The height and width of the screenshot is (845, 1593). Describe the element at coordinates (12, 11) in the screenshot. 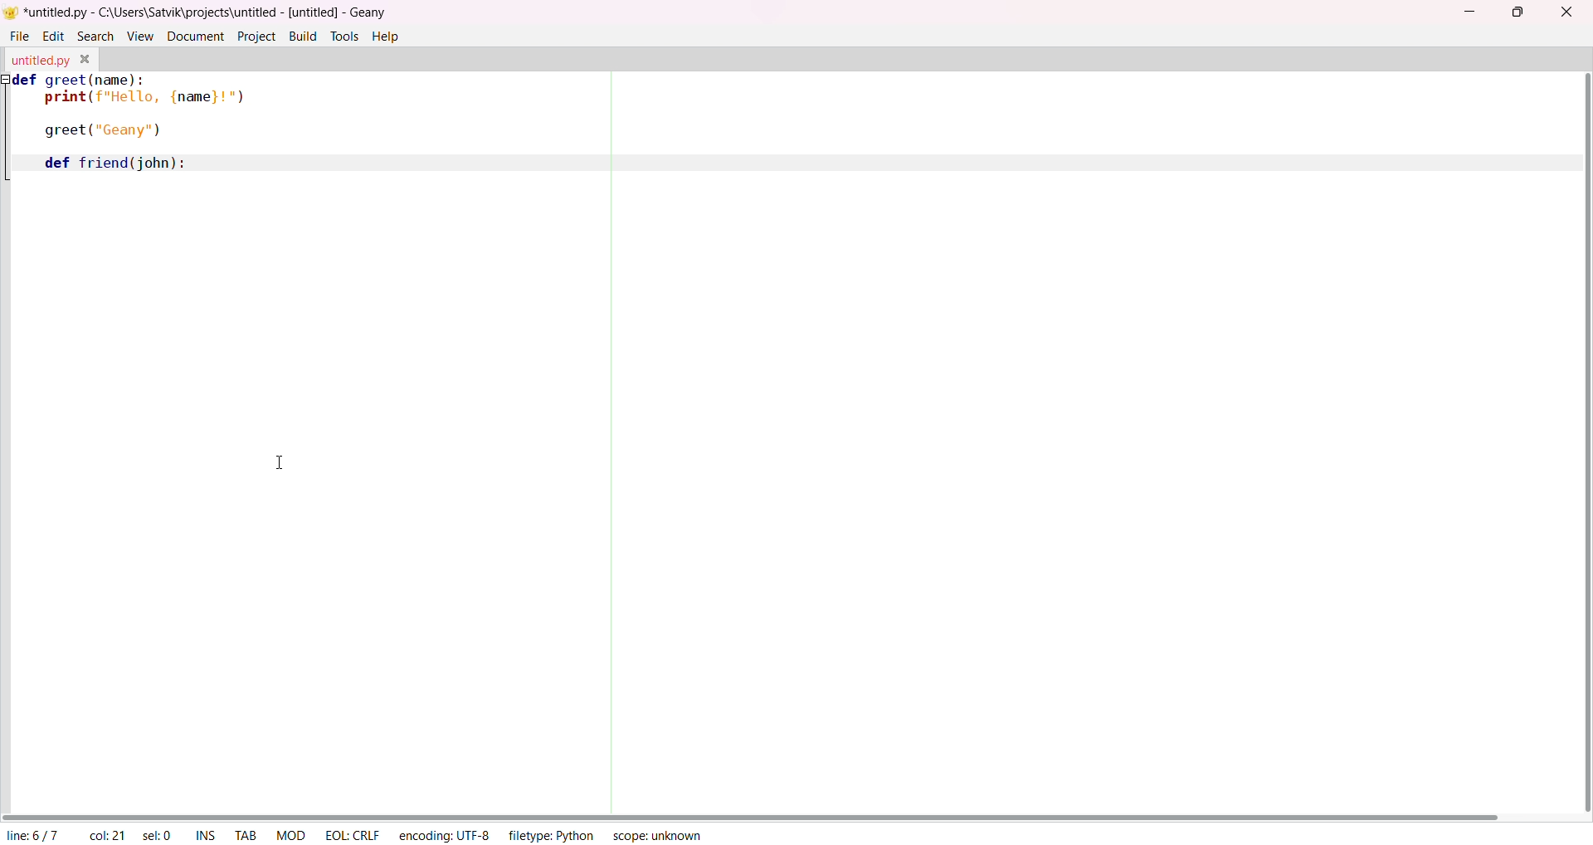

I see `logo` at that location.